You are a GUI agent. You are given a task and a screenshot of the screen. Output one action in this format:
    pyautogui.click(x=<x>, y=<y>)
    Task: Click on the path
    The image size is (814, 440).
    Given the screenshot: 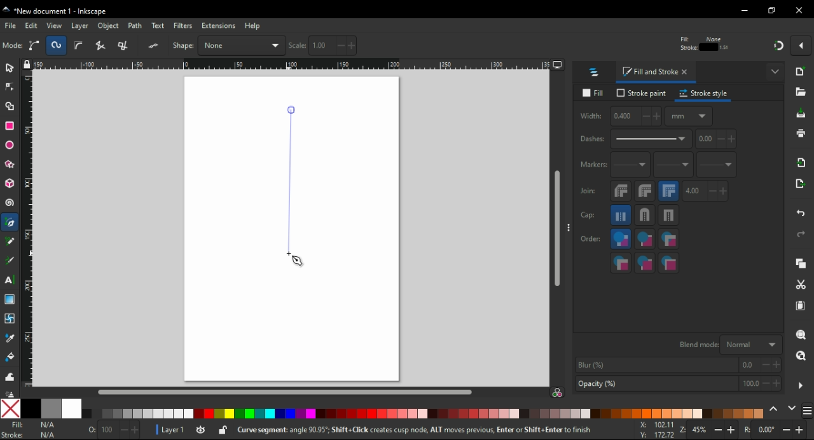 What is the action you would take?
    pyautogui.click(x=136, y=25)
    